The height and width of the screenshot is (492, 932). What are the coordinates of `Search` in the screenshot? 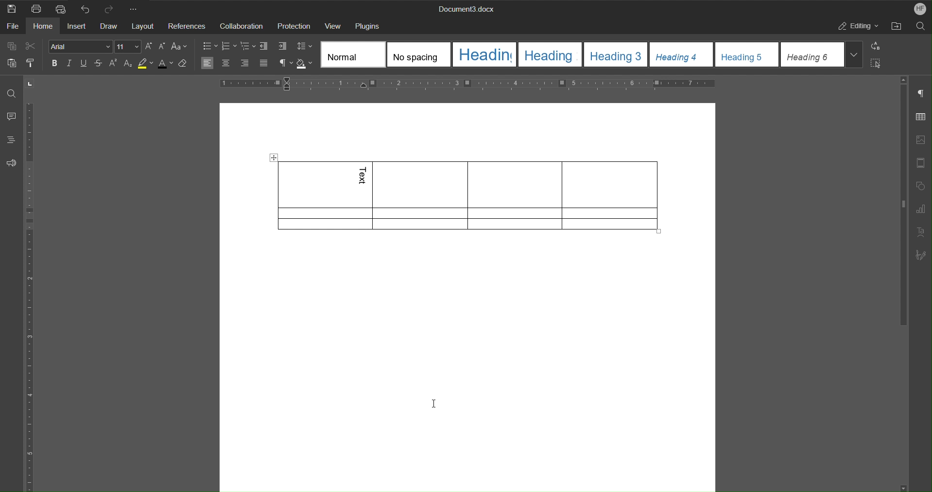 It's located at (921, 26).